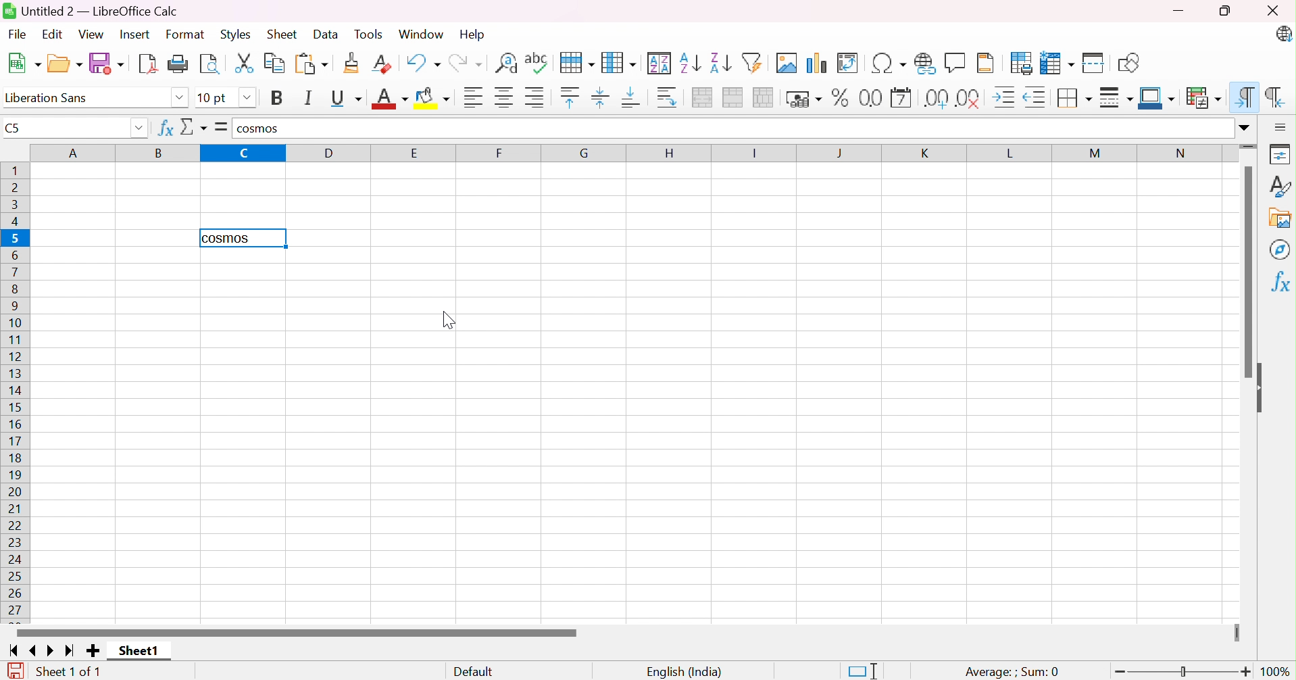  I want to click on 10 pt, so click(213, 99).